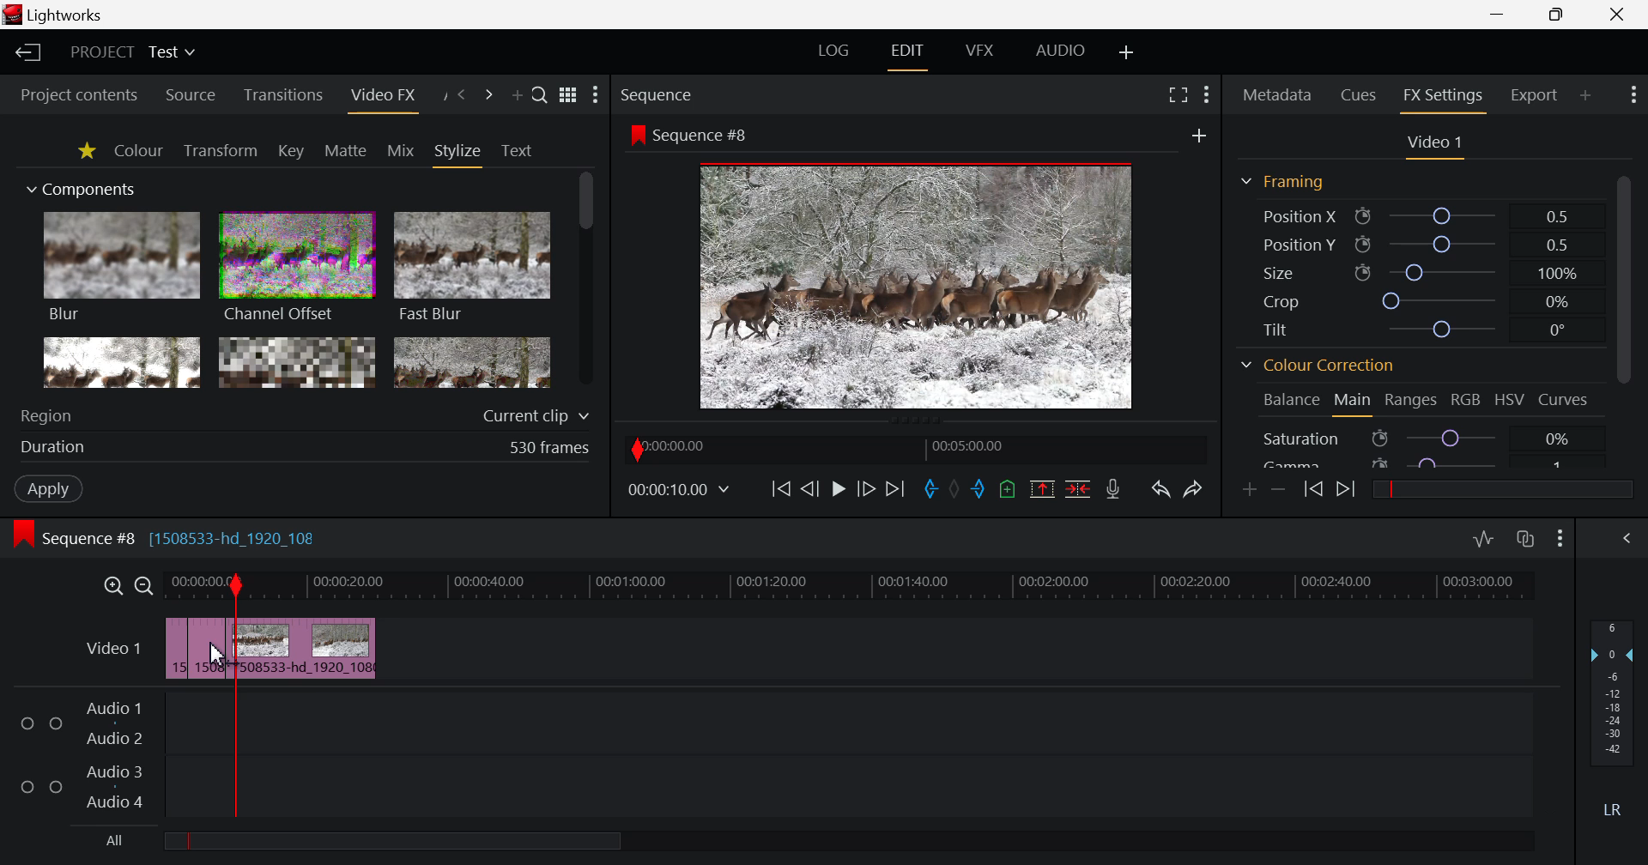 The height and width of the screenshot is (865, 1648). Describe the element at coordinates (1060, 51) in the screenshot. I see `AUDIO Layout` at that location.